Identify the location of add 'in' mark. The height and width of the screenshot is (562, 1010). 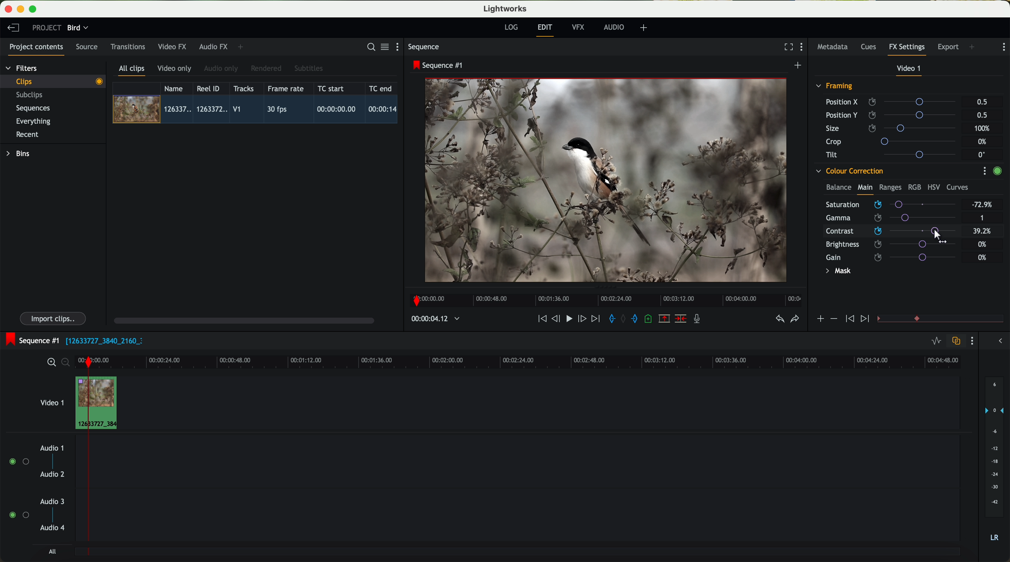
(610, 320).